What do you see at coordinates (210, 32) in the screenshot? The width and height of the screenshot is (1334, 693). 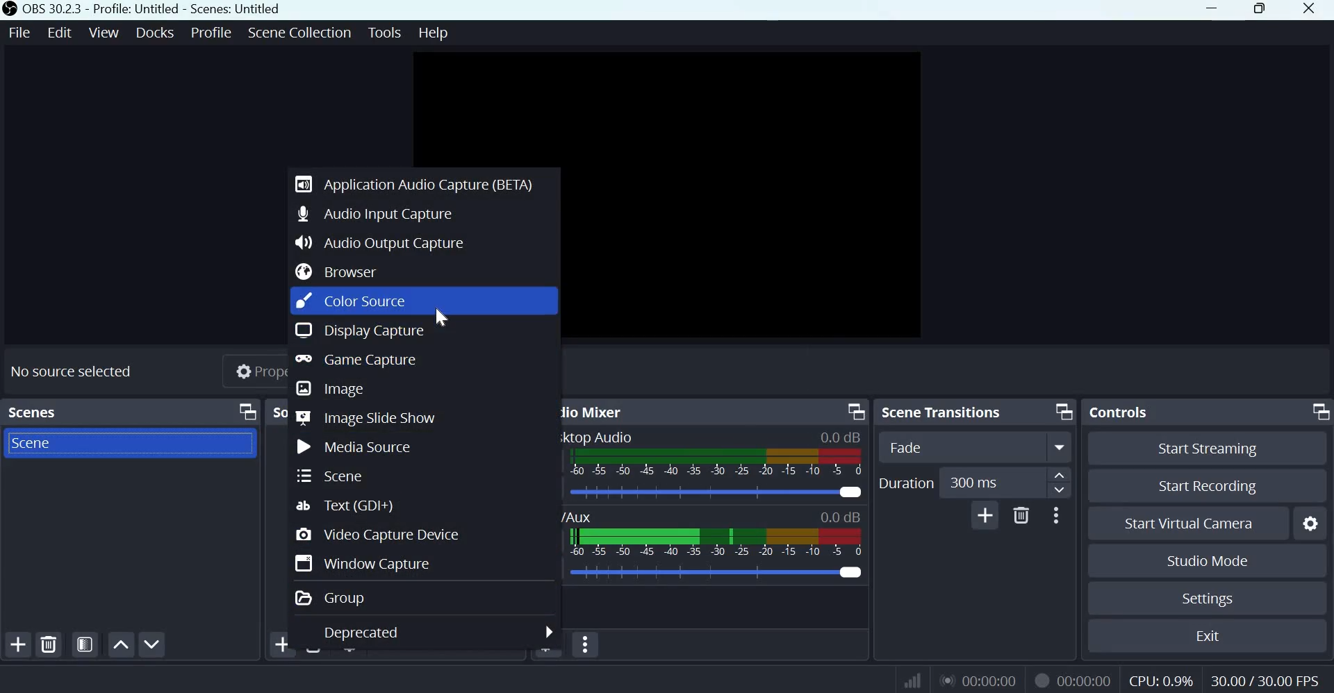 I see `Profile` at bounding box center [210, 32].